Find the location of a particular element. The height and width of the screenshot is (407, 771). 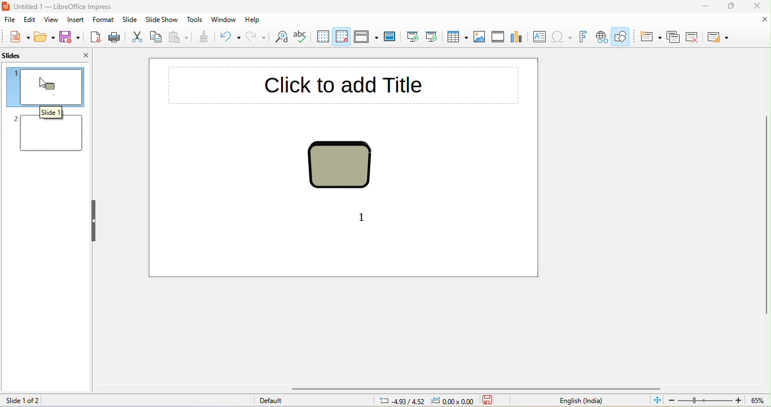

duplicate slide is located at coordinates (674, 37).